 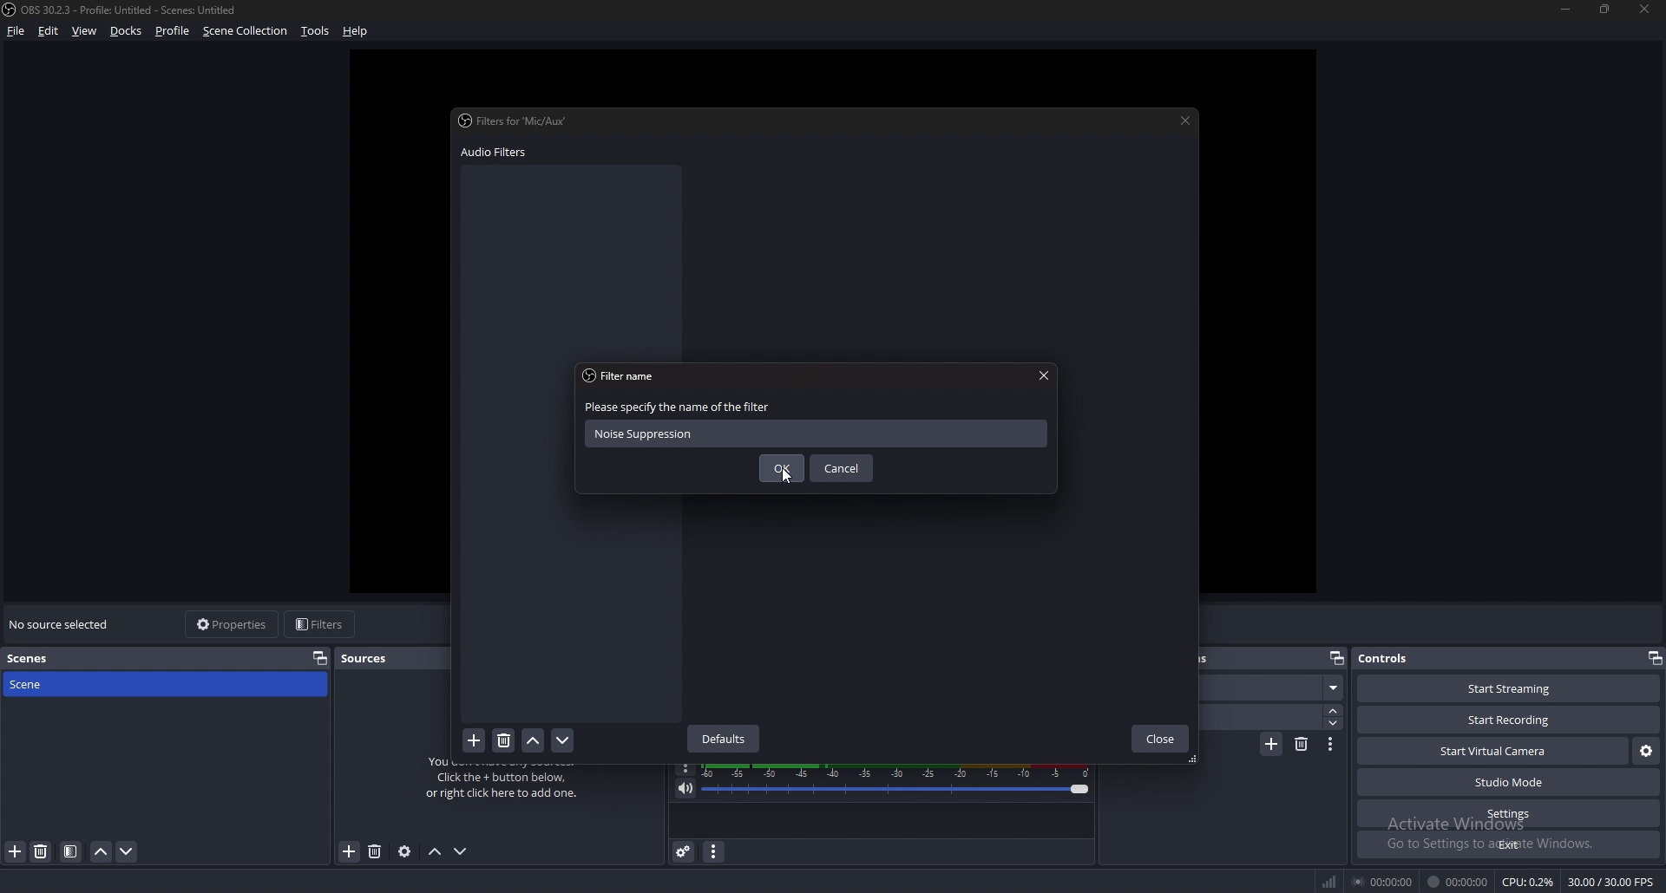 What do you see at coordinates (1335, 724) in the screenshot?
I see `decrease duration` at bounding box center [1335, 724].